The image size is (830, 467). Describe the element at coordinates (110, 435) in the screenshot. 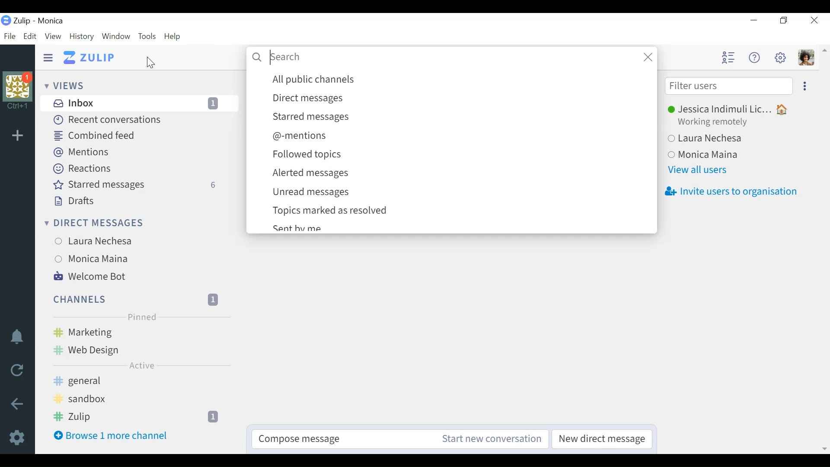

I see `Browse more channel` at that location.